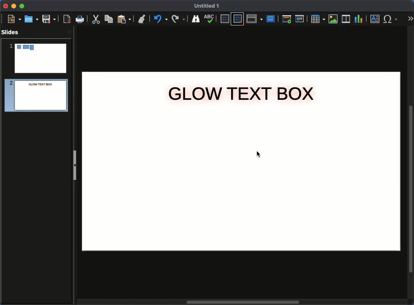  What do you see at coordinates (207, 6) in the screenshot?
I see `Name` at bounding box center [207, 6].